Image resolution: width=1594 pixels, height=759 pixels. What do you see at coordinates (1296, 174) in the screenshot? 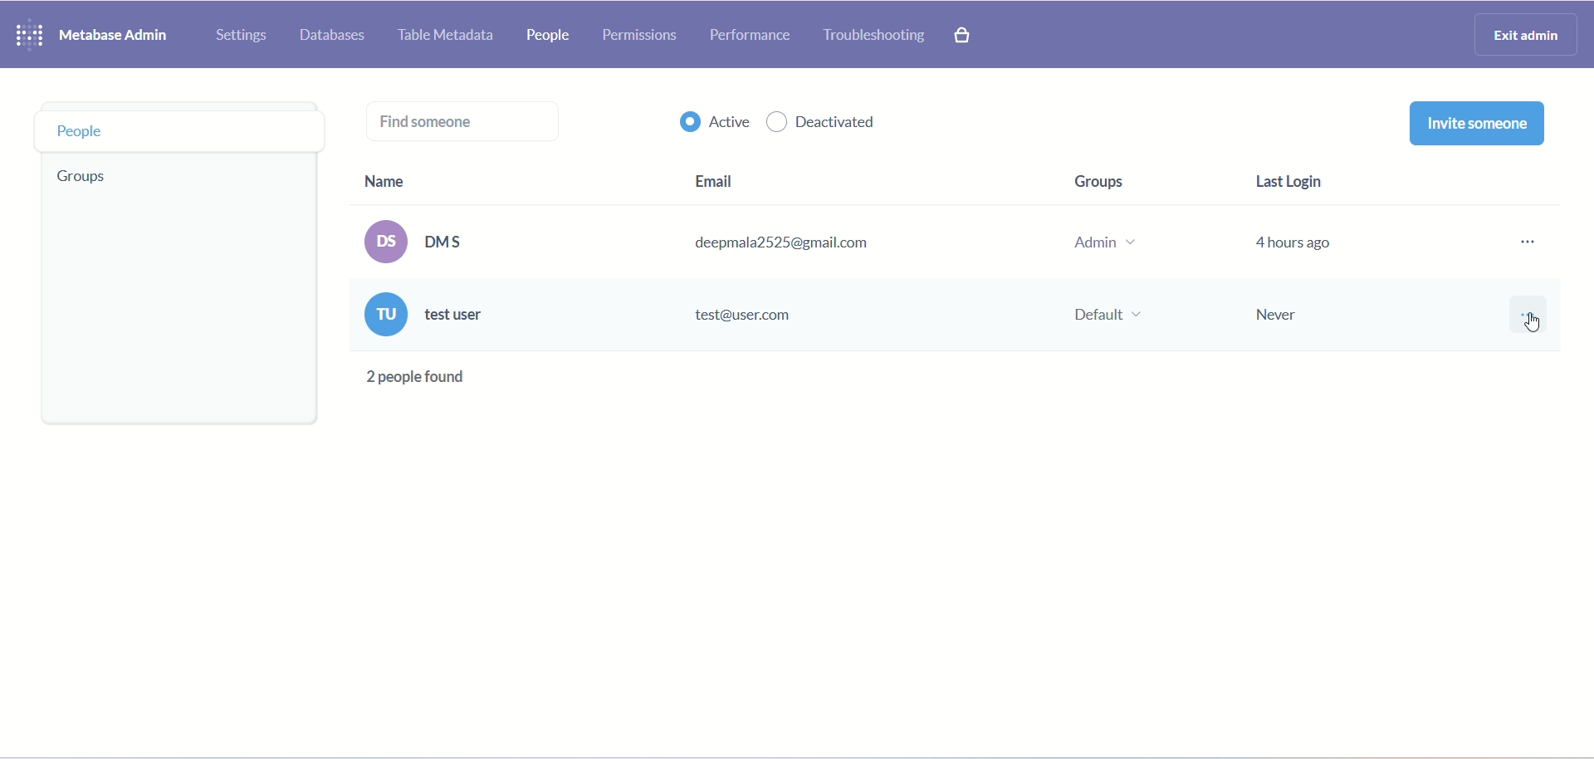
I see `last login` at bounding box center [1296, 174].